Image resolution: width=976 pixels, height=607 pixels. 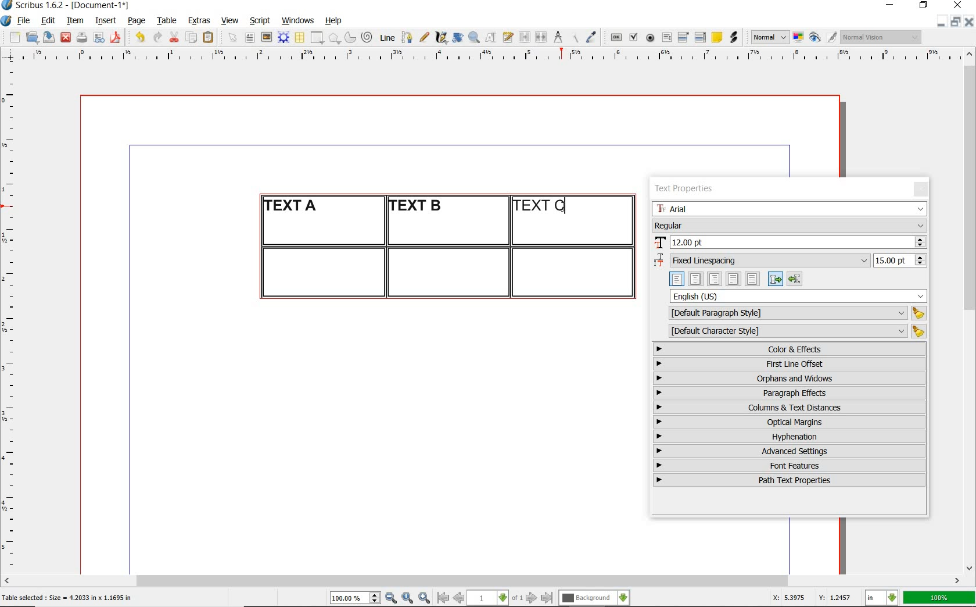 I want to click on measurements, so click(x=558, y=38).